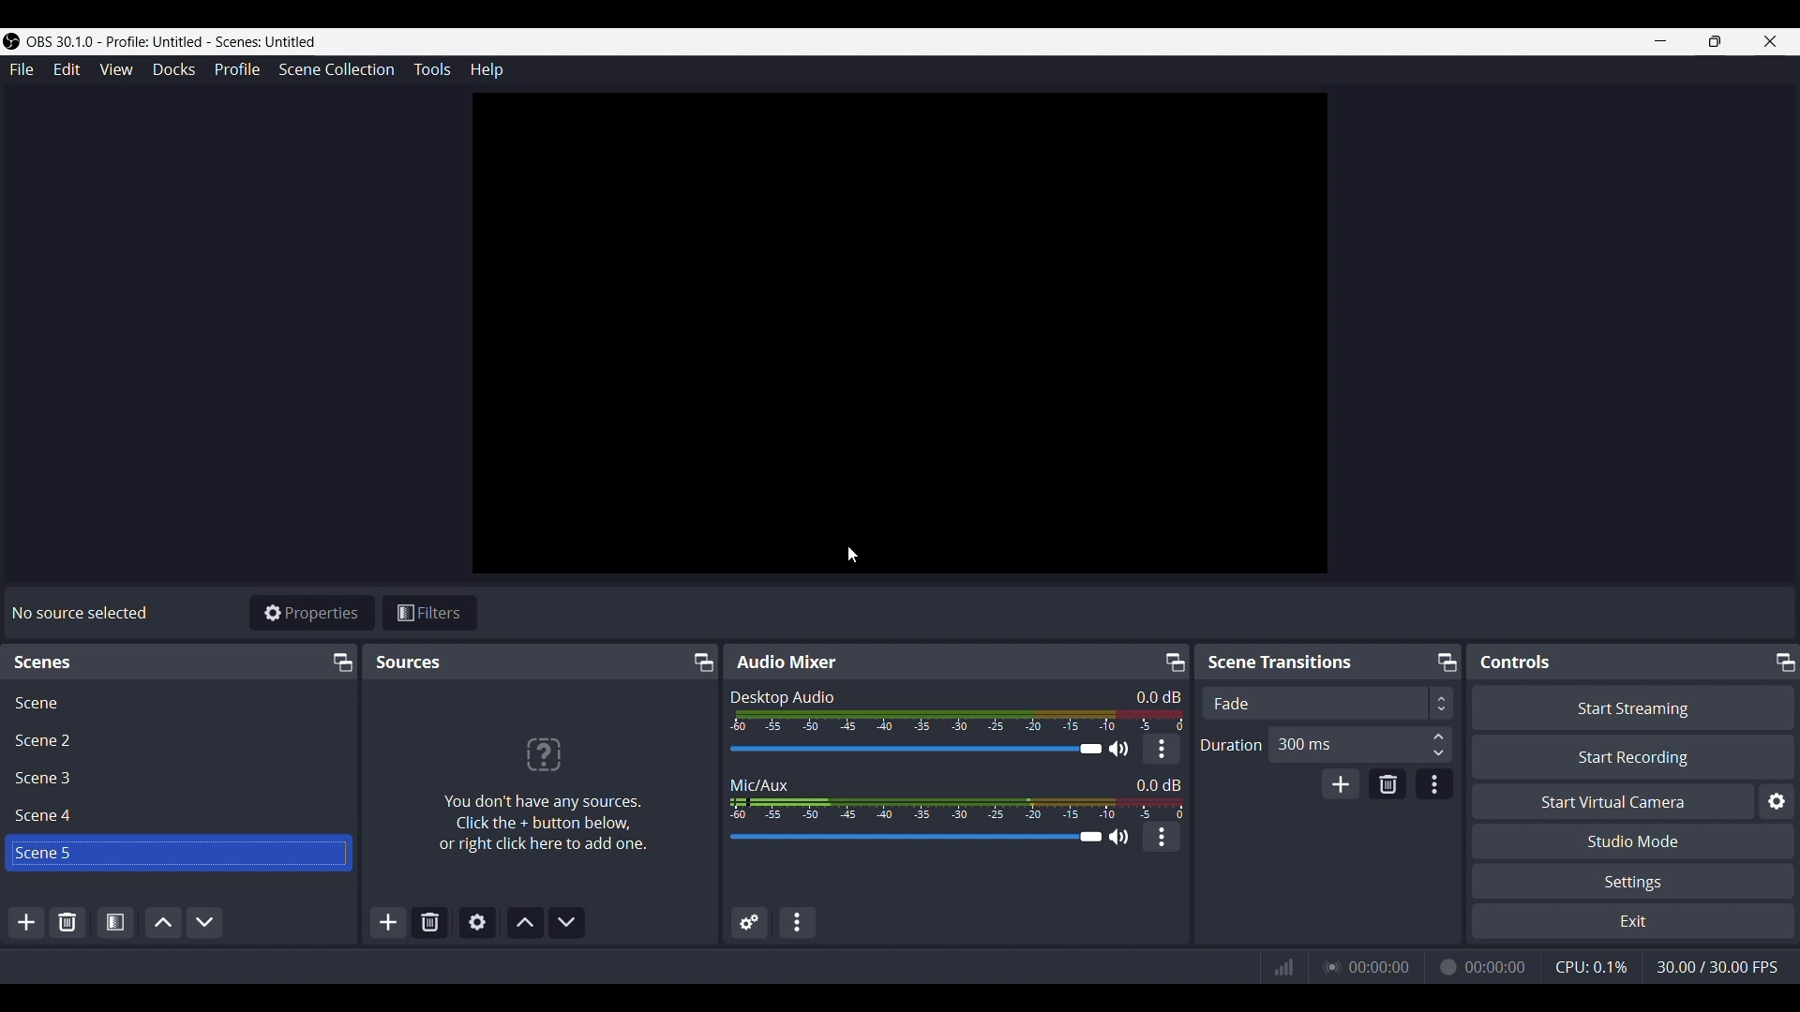  What do you see at coordinates (476, 923) in the screenshot?
I see `Open Source Properties` at bounding box center [476, 923].